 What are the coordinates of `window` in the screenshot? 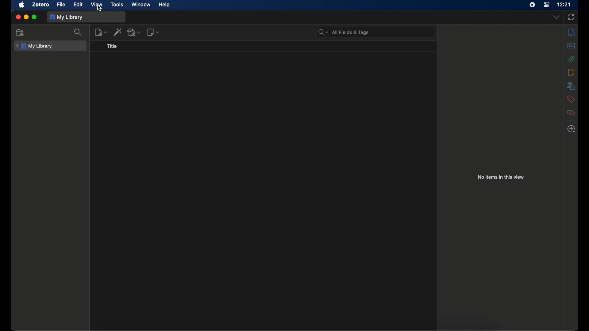 It's located at (141, 5).